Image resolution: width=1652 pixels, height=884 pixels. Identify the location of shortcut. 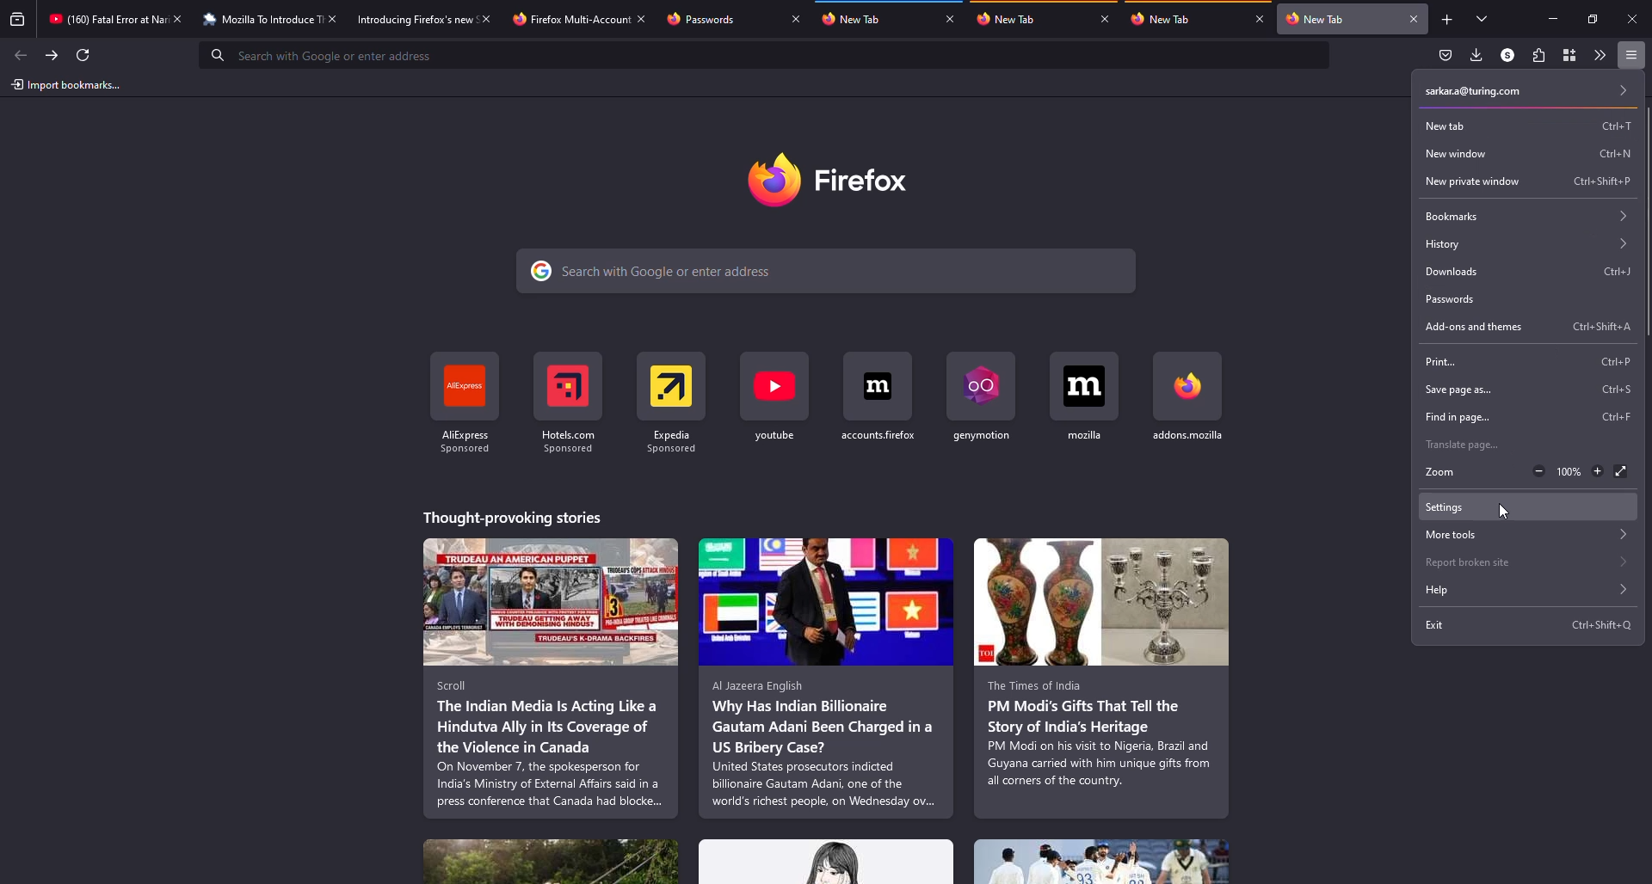
(1186, 397).